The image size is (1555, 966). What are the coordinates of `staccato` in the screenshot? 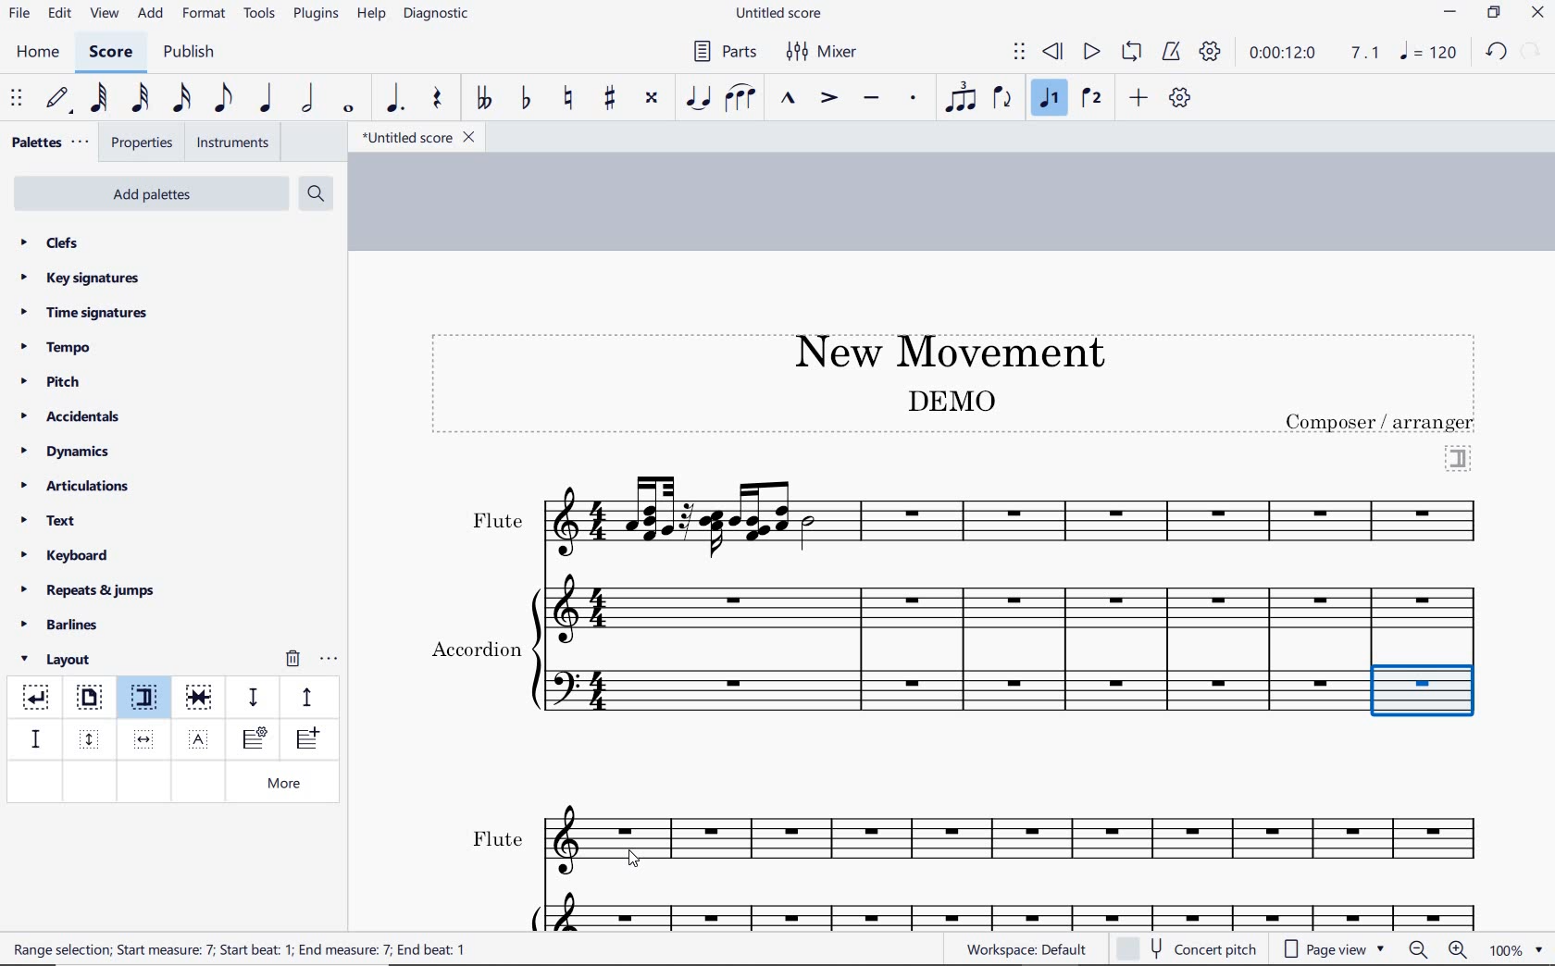 It's located at (914, 98).